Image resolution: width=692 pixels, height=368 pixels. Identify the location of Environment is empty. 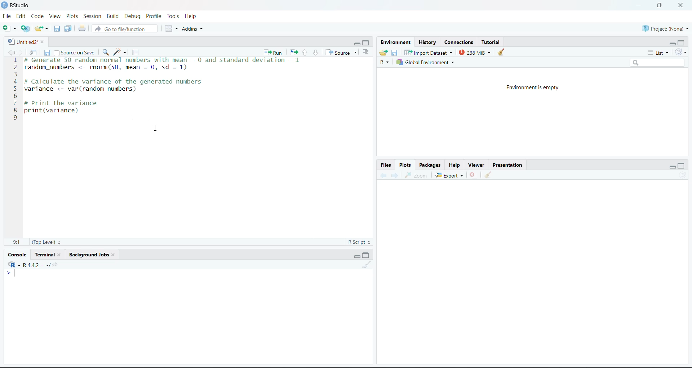
(532, 88).